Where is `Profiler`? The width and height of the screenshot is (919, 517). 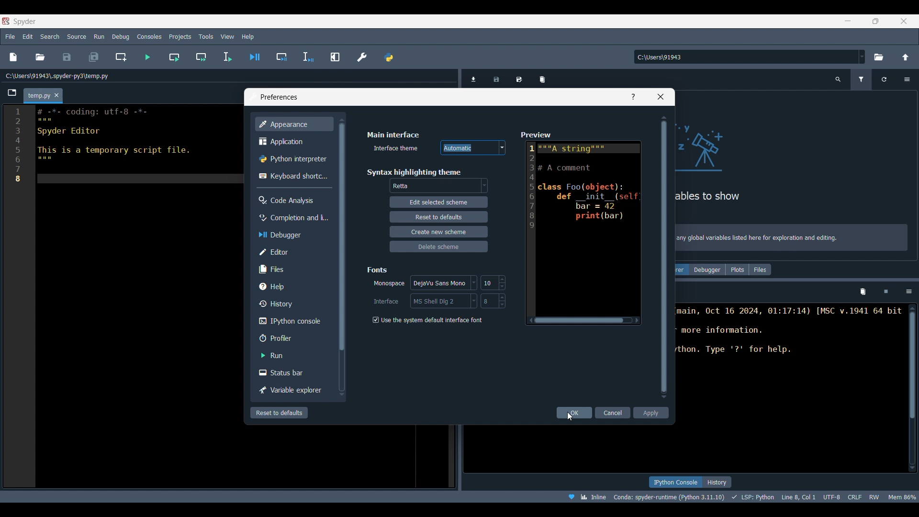 Profiler is located at coordinates (293, 338).